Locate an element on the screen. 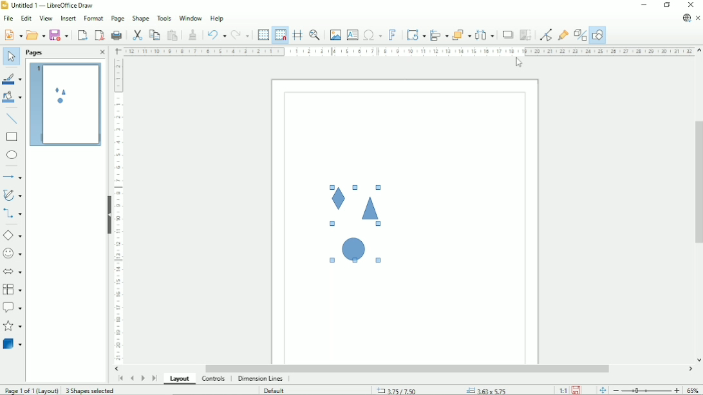  Callout is located at coordinates (12, 308).